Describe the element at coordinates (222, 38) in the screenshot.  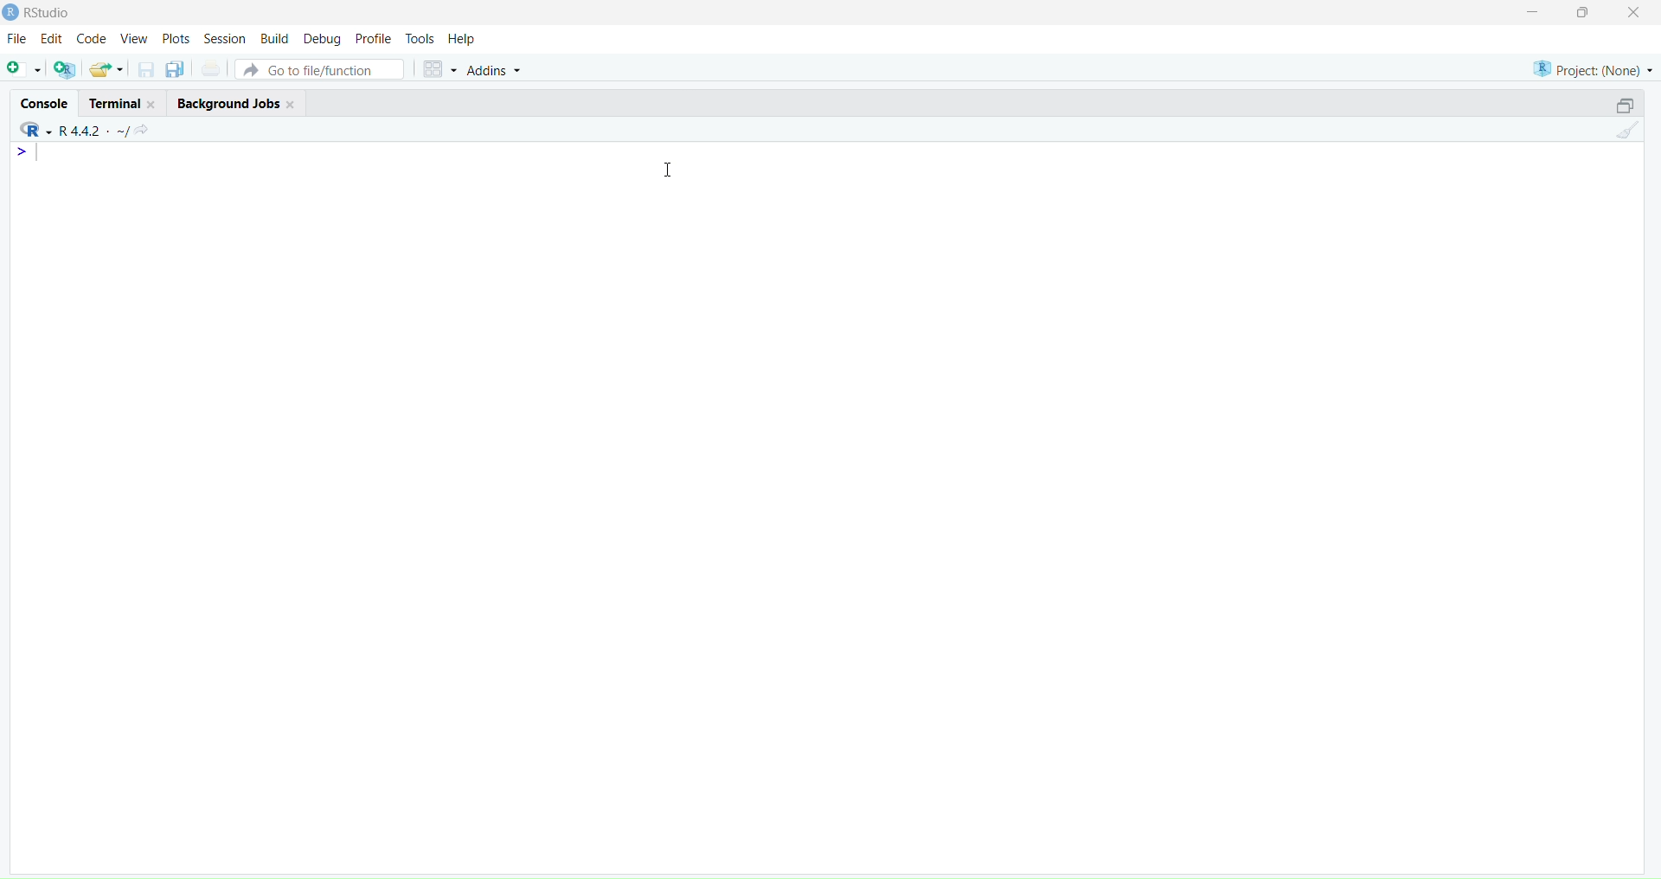
I see `Session` at that location.